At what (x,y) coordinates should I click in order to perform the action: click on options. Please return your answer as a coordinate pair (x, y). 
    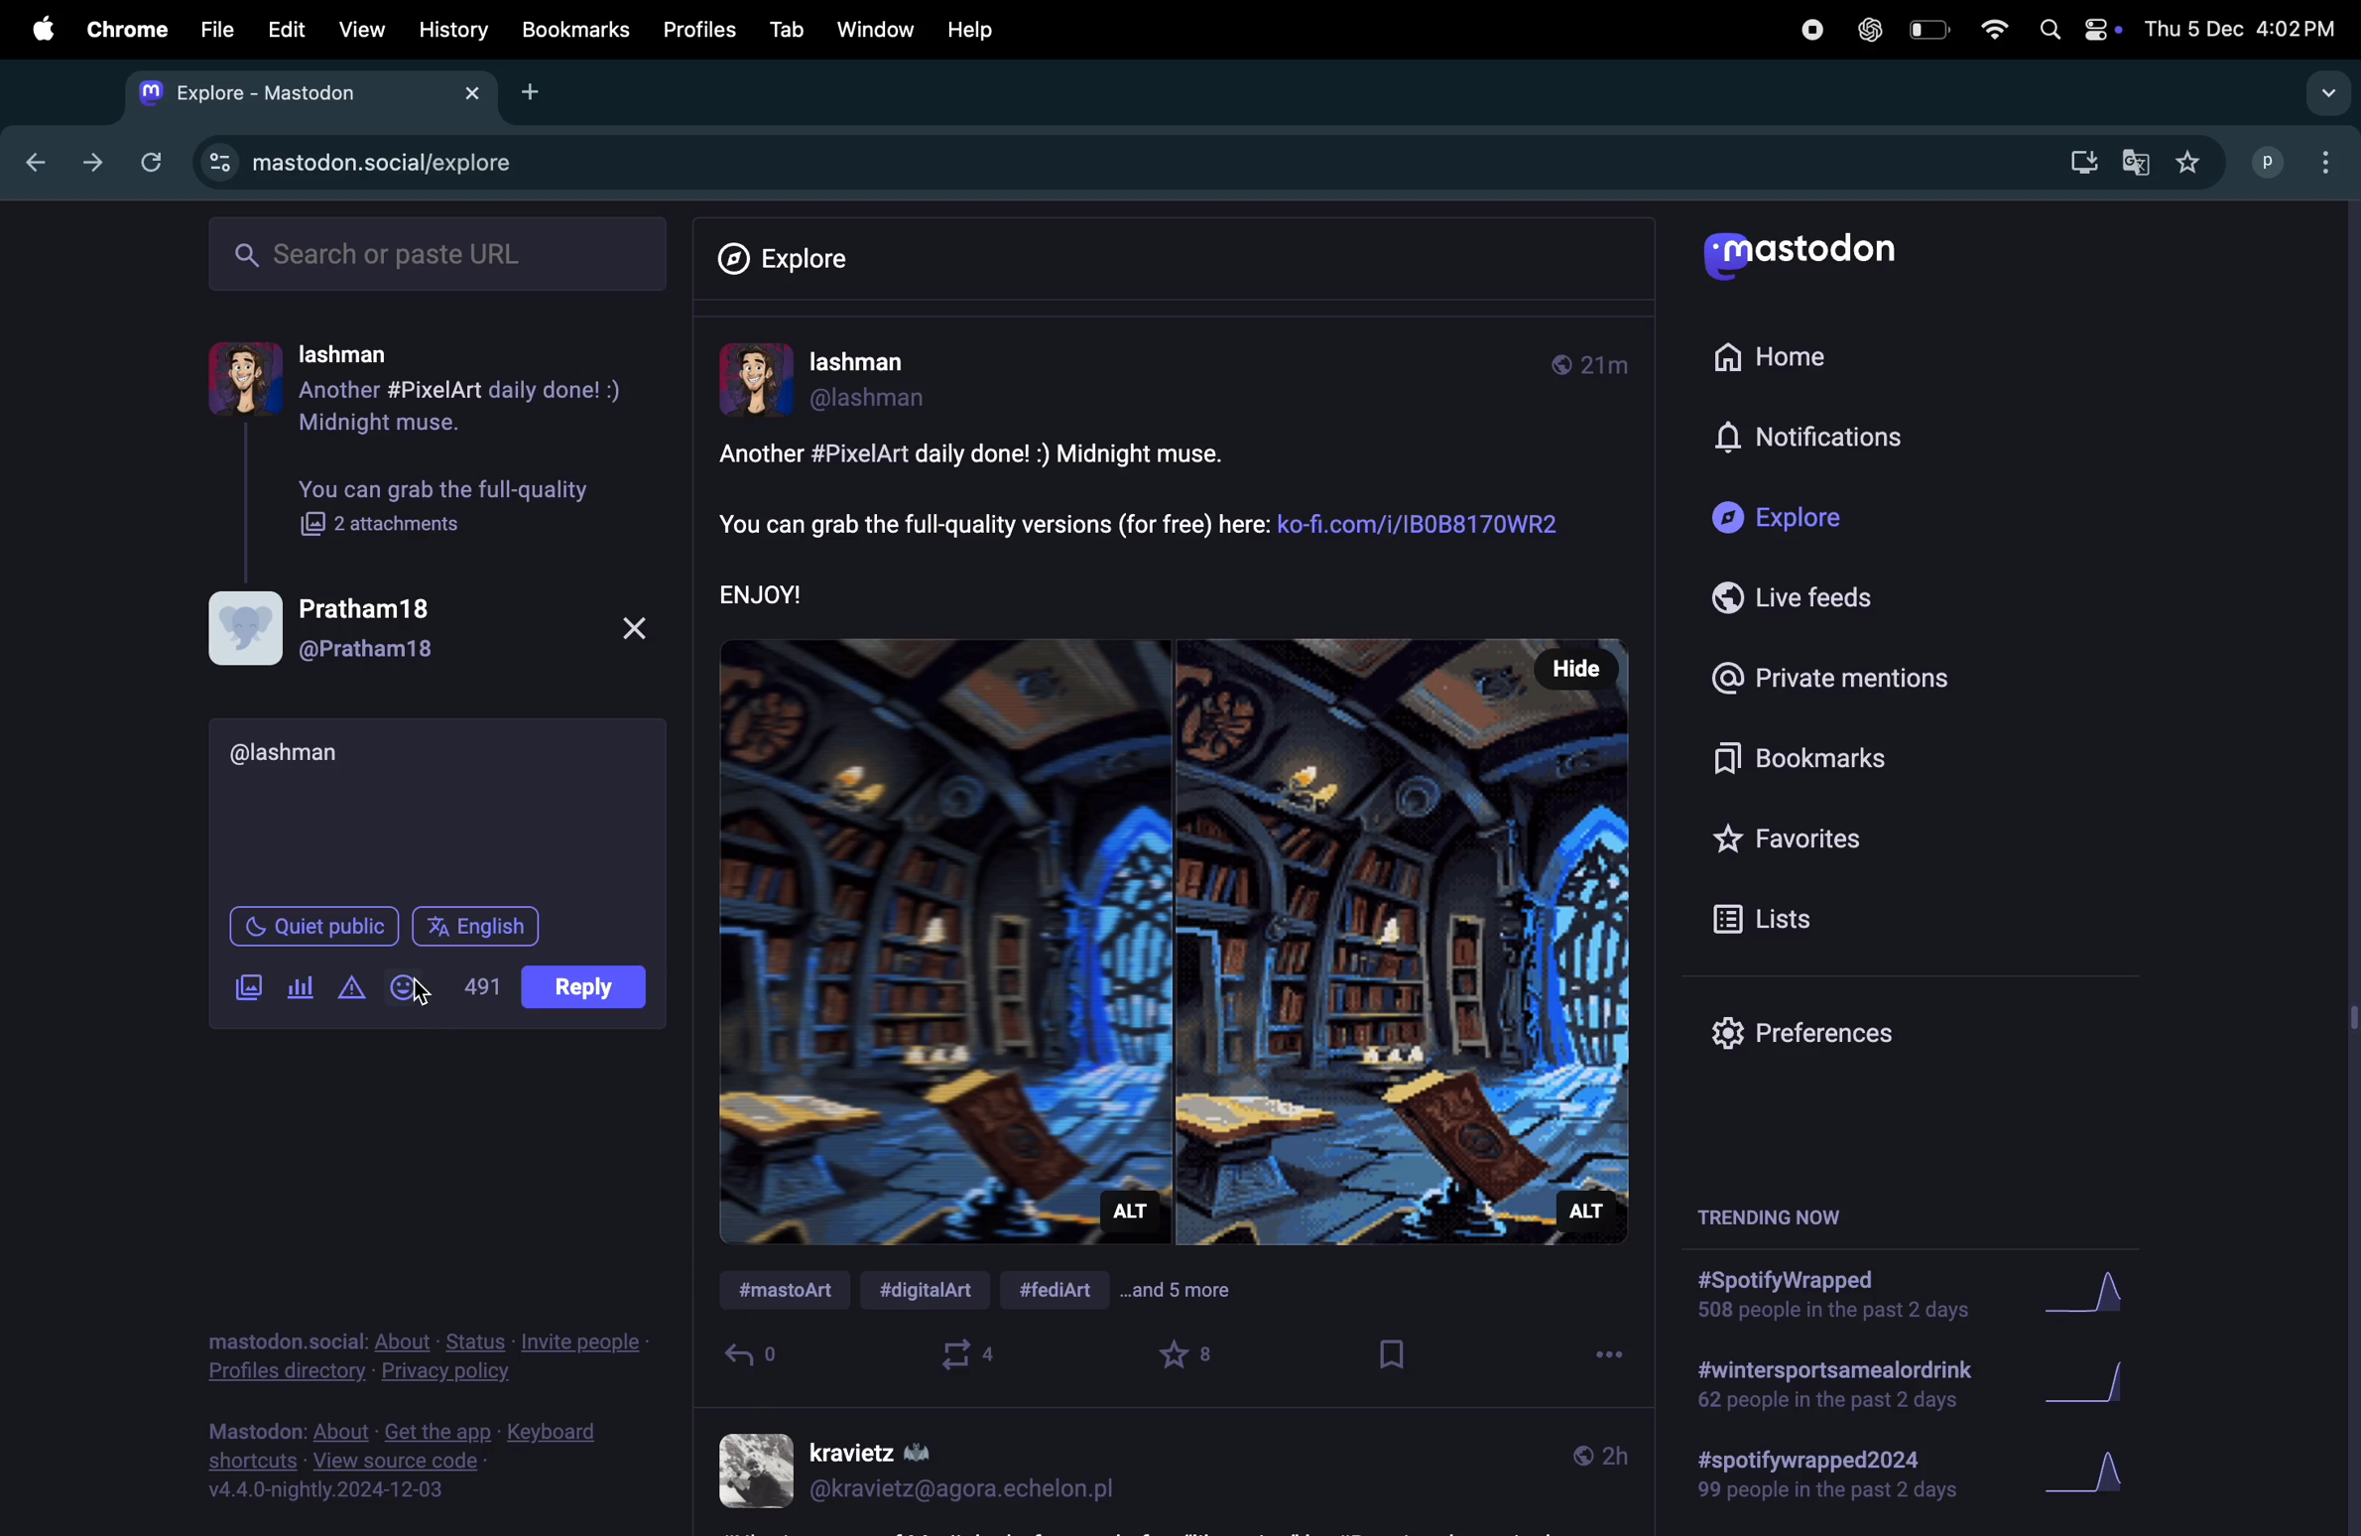
    Looking at the image, I should click on (1598, 1359).